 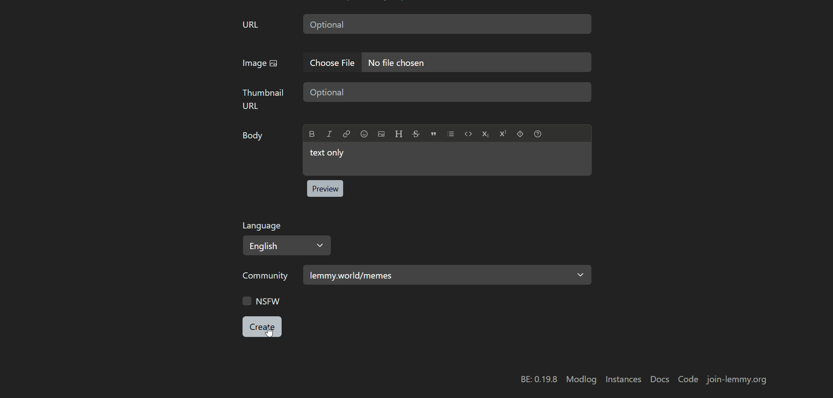 What do you see at coordinates (485, 134) in the screenshot?
I see `Subscript` at bounding box center [485, 134].